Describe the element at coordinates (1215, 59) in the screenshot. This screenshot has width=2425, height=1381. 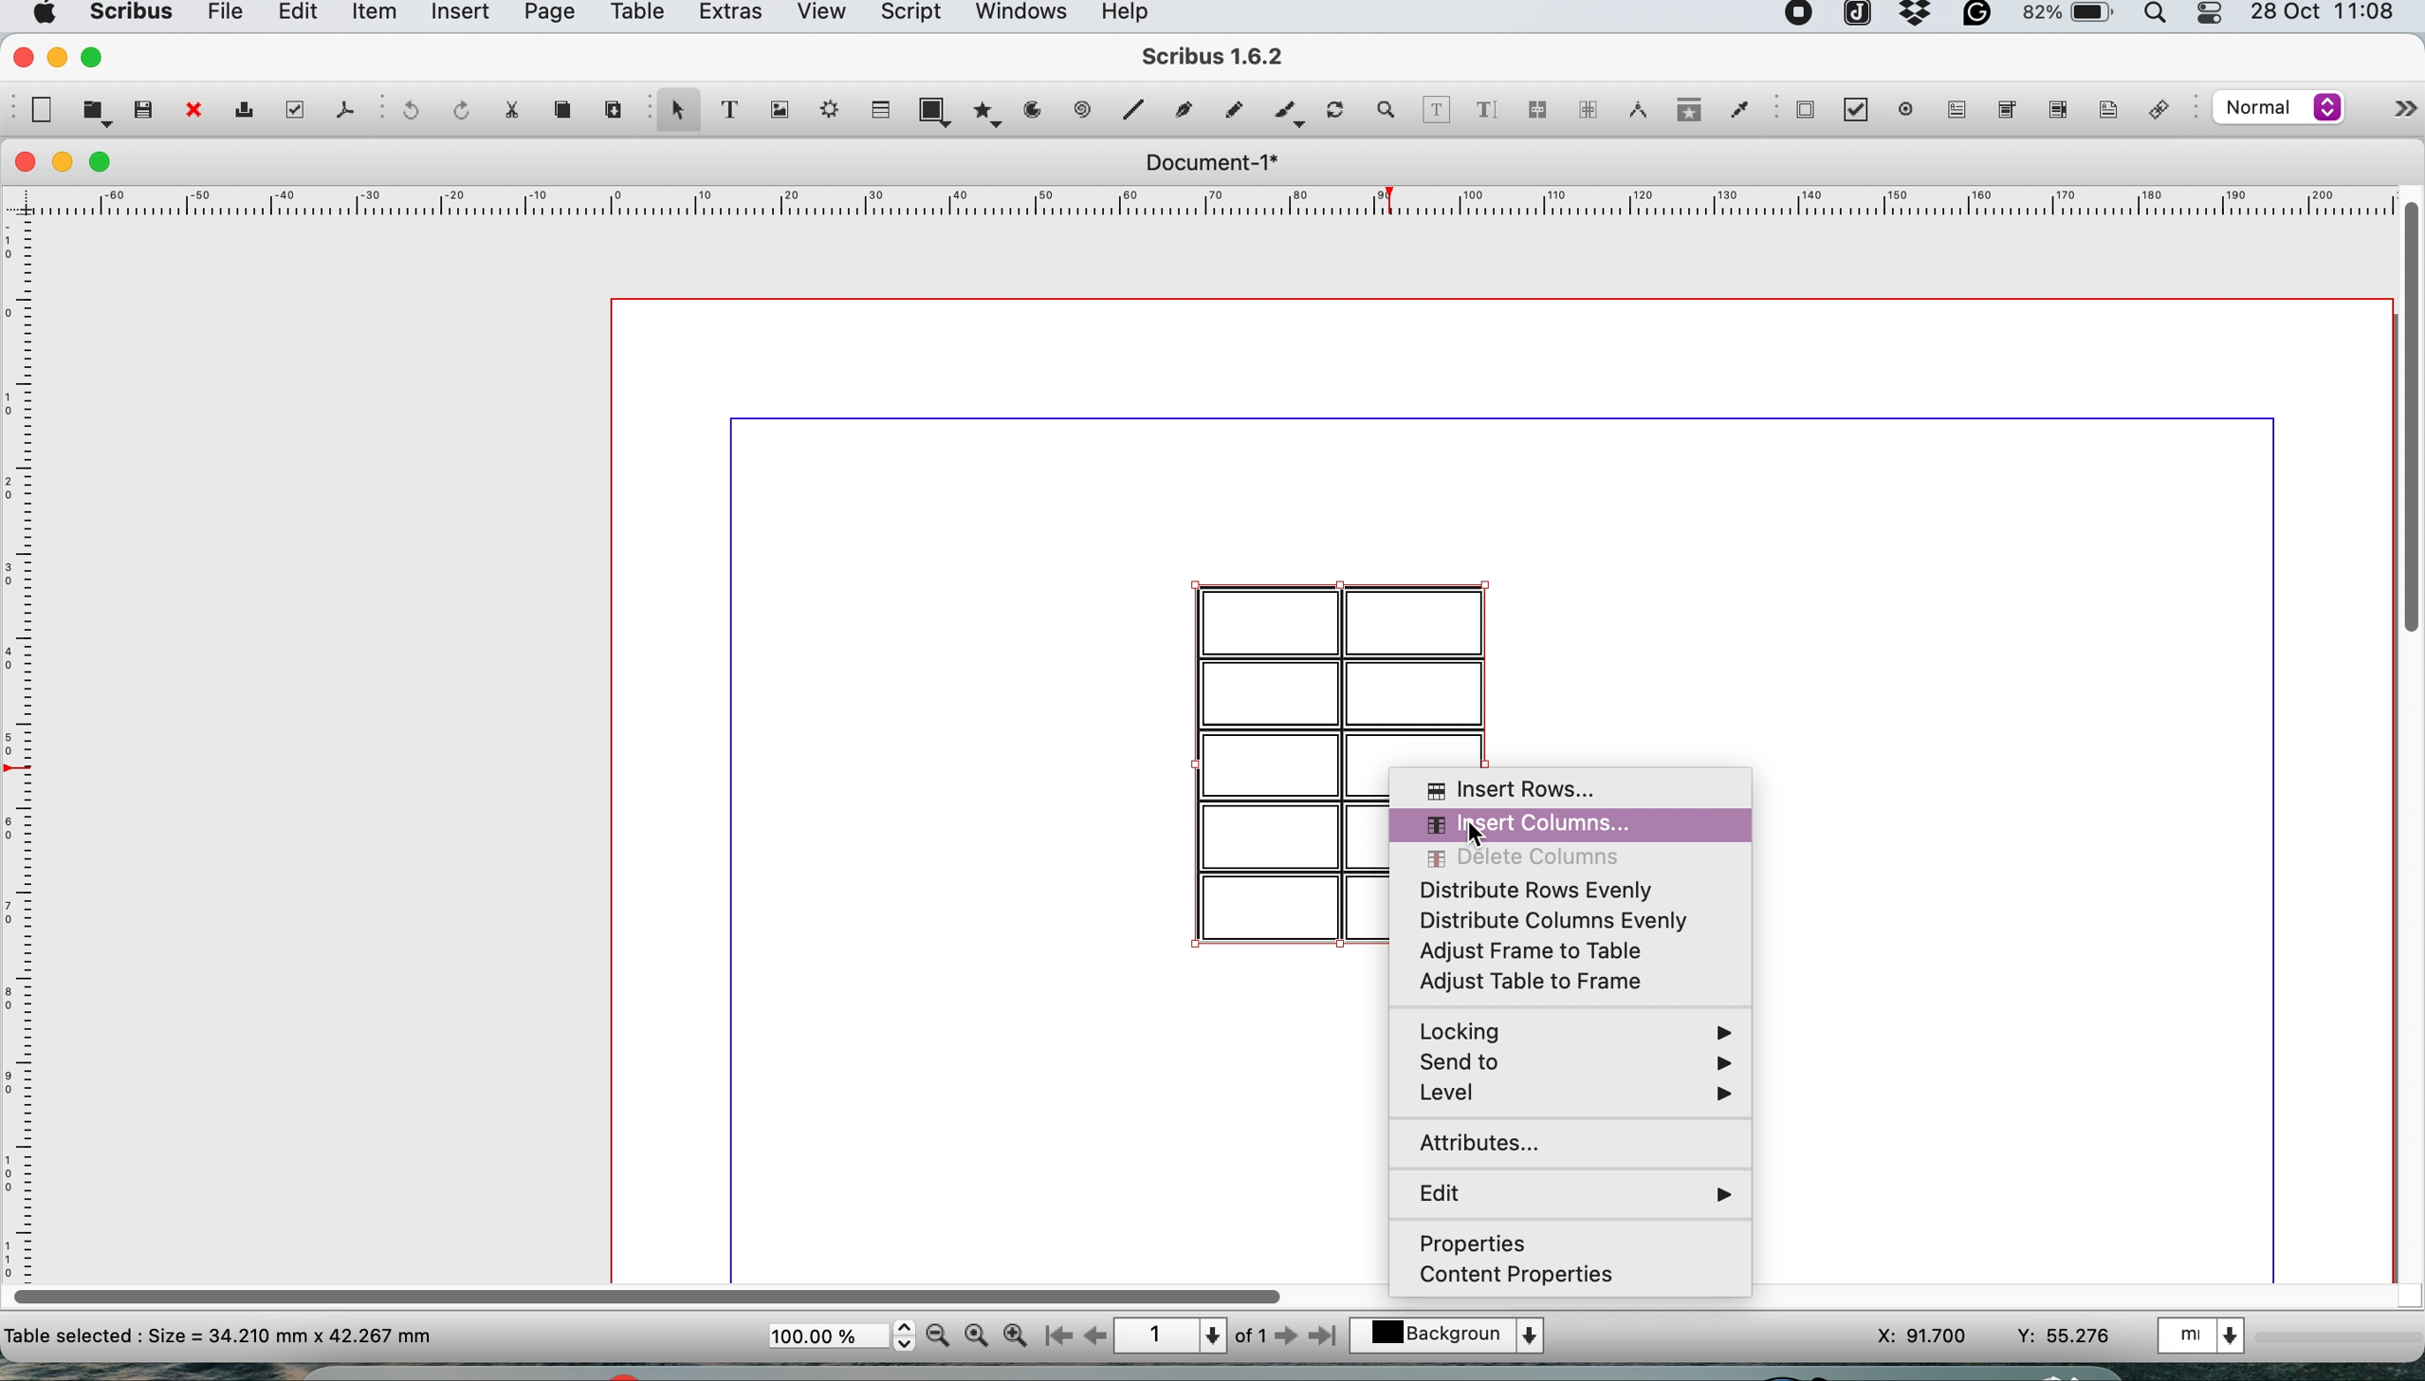
I see `scribus` at that location.